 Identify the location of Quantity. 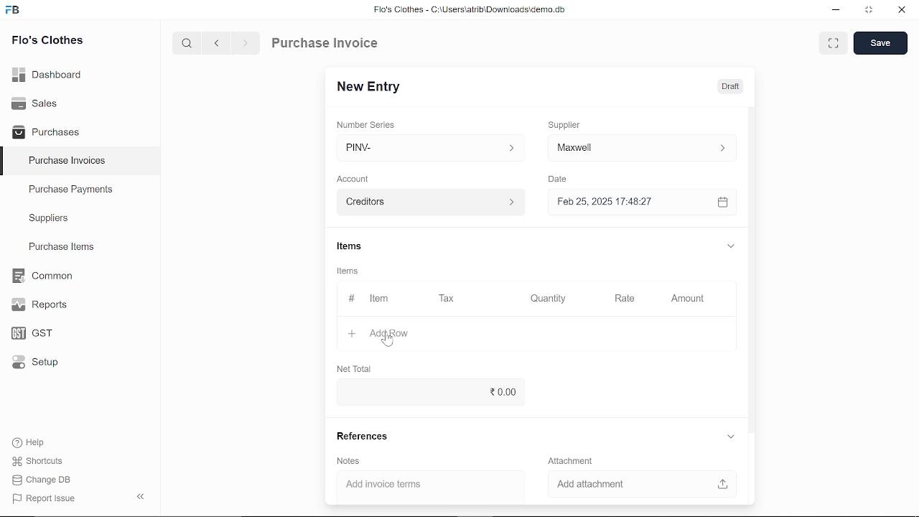
(550, 298).